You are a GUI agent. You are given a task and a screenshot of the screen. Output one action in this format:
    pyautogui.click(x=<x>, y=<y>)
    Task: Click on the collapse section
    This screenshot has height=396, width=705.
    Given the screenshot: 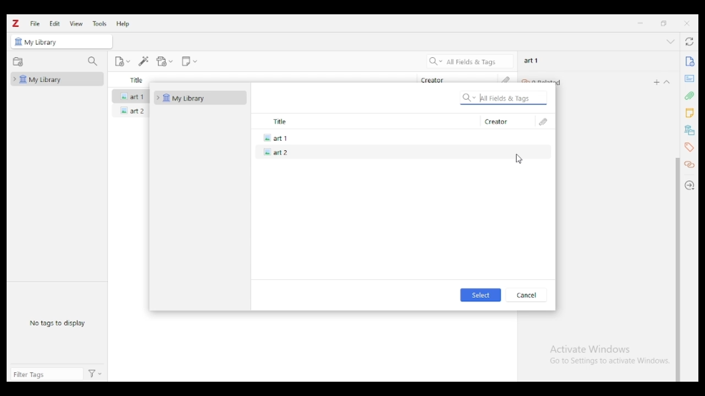 What is the action you would take?
    pyautogui.click(x=668, y=82)
    